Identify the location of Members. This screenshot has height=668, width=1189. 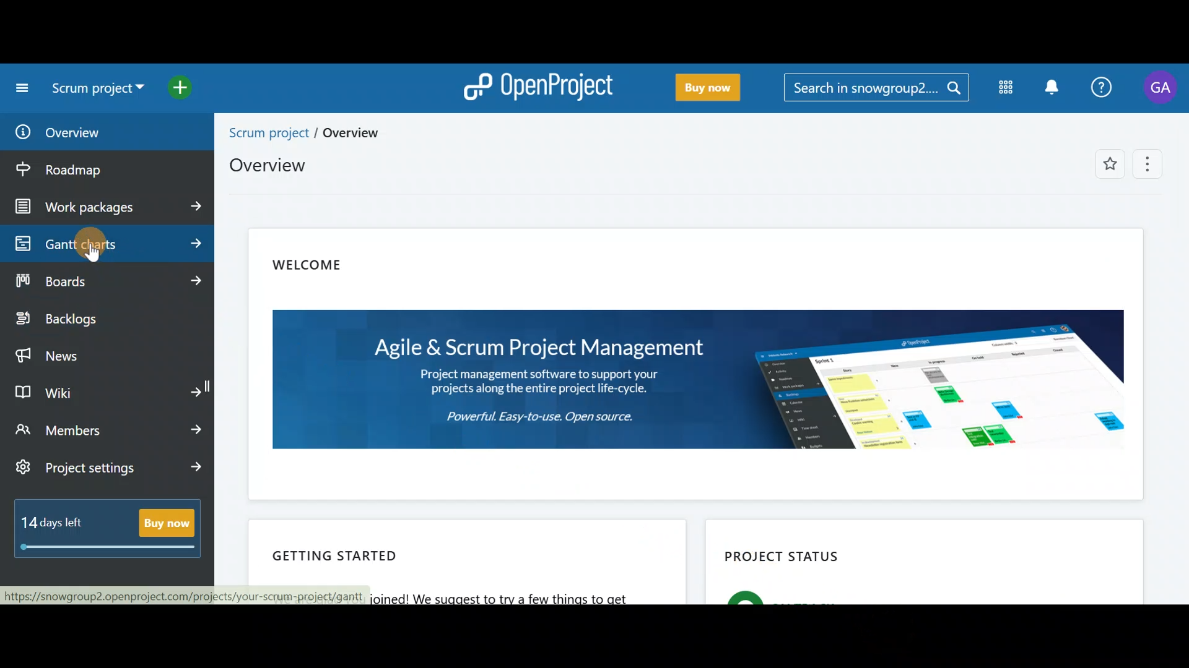
(105, 434).